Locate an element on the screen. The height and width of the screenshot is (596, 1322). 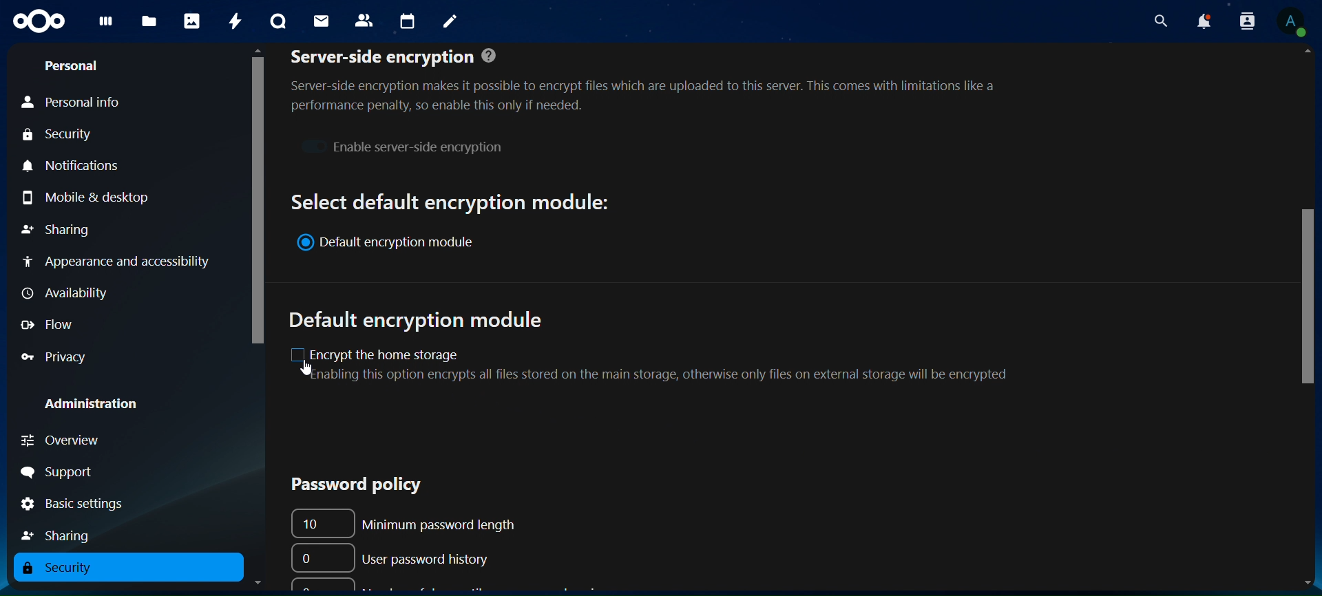
notes is located at coordinates (446, 19).